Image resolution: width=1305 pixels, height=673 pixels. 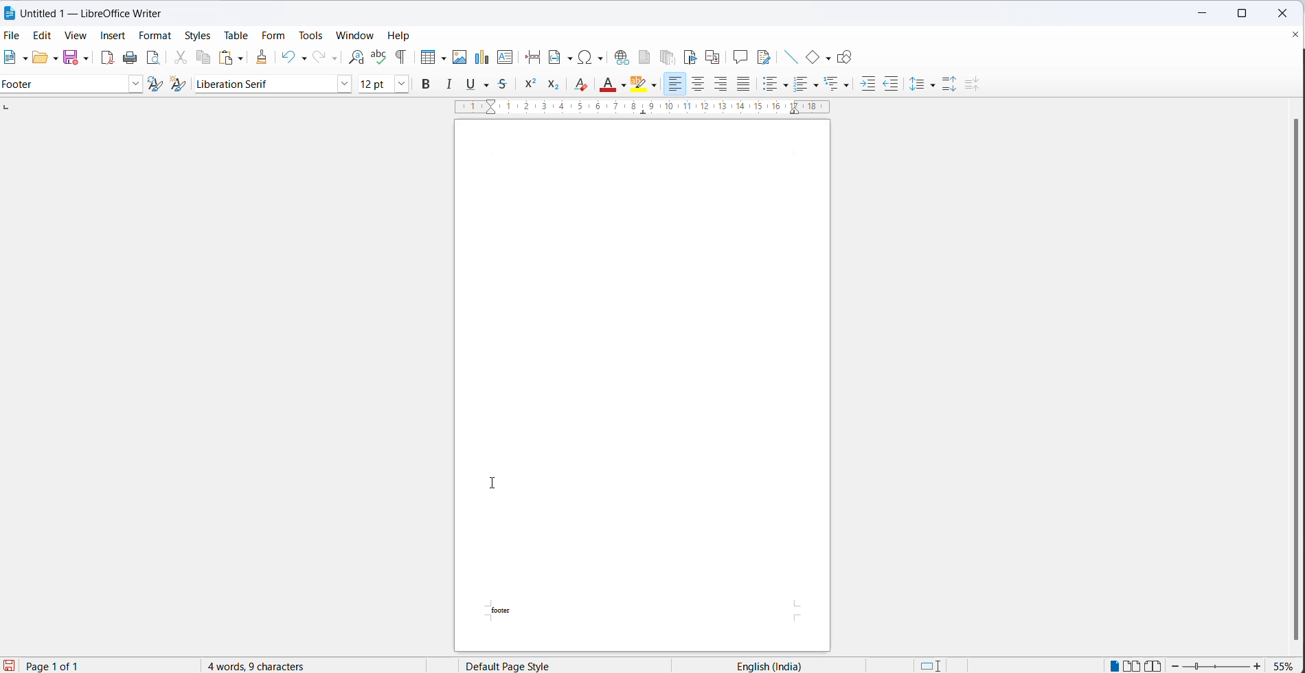 I want to click on font color, so click(x=608, y=87).